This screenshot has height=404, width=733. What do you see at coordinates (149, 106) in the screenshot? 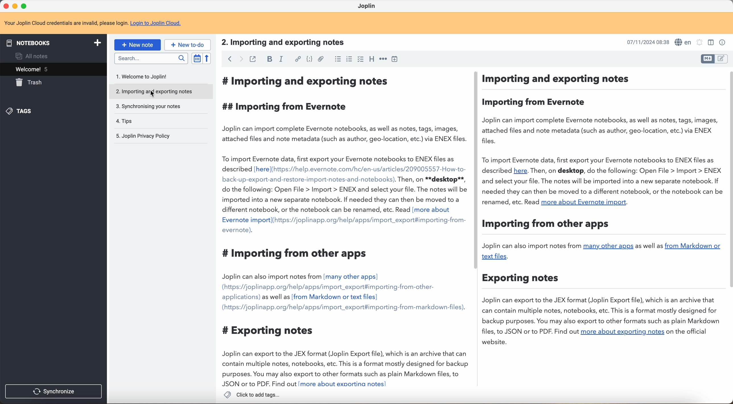
I see `synchronising your notes` at bounding box center [149, 106].